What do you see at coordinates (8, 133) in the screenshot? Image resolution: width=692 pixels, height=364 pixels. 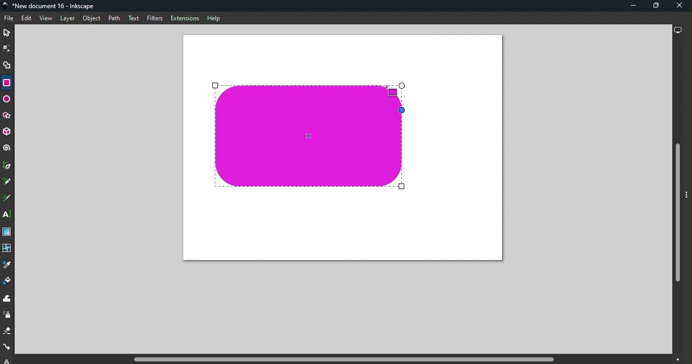 I see `3D box tool` at bounding box center [8, 133].